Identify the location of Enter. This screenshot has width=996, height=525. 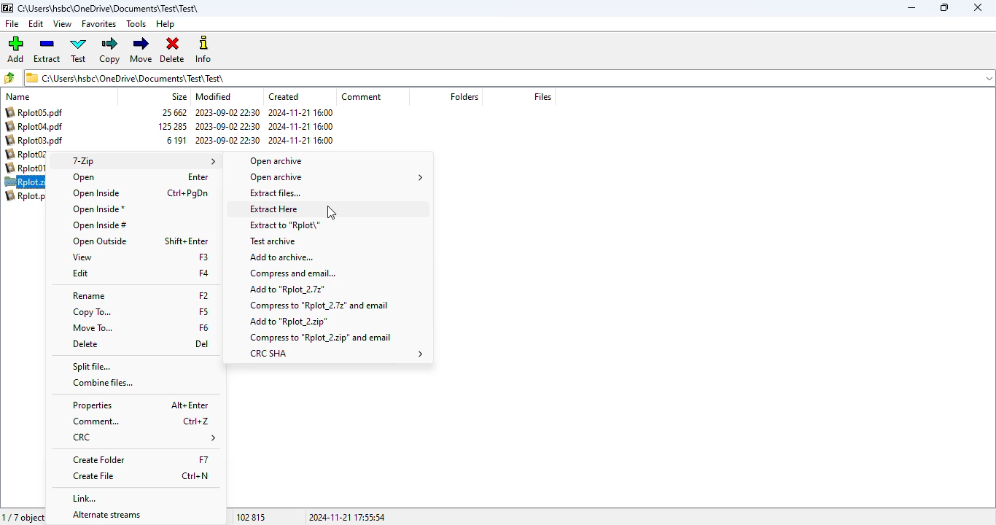
(198, 177).